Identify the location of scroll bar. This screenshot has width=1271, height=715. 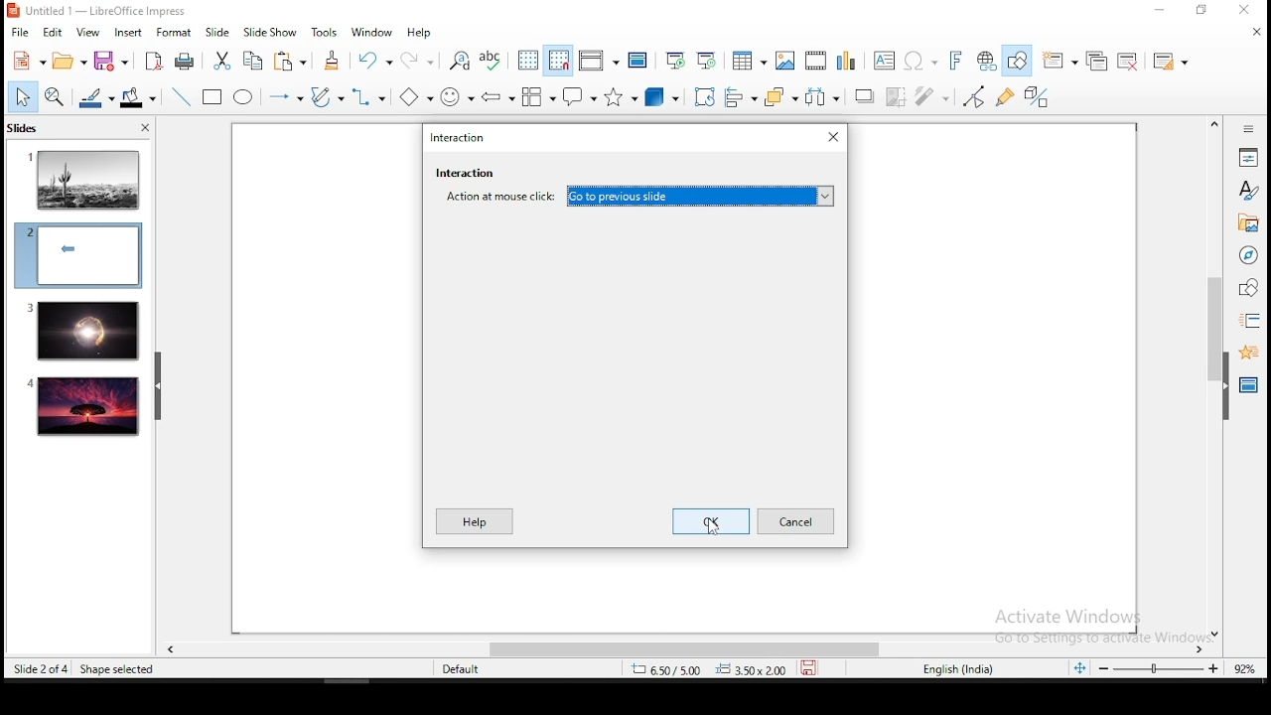
(1211, 377).